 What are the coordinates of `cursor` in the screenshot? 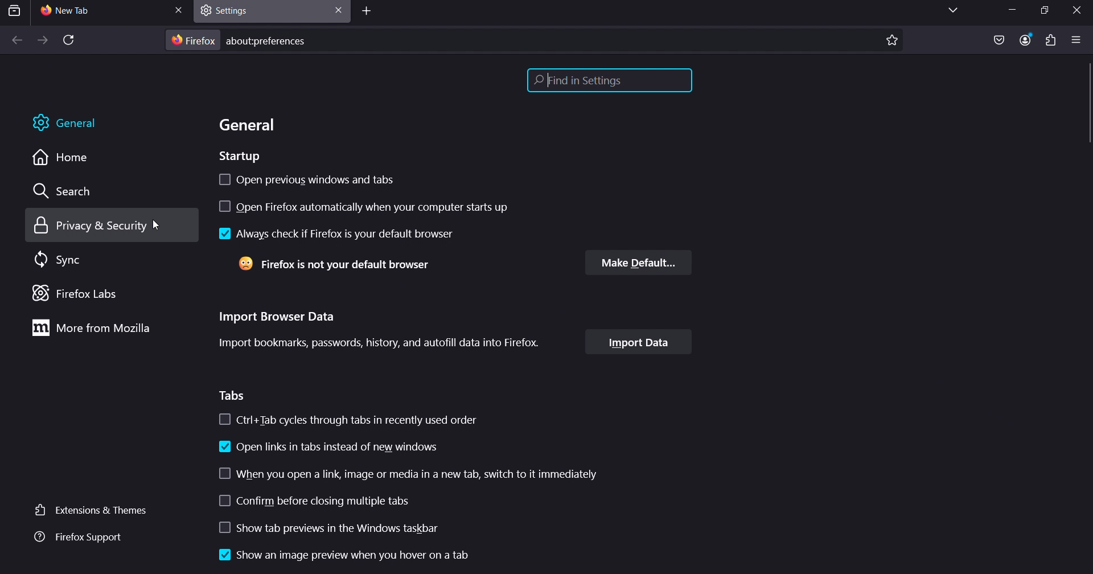 It's located at (156, 225).